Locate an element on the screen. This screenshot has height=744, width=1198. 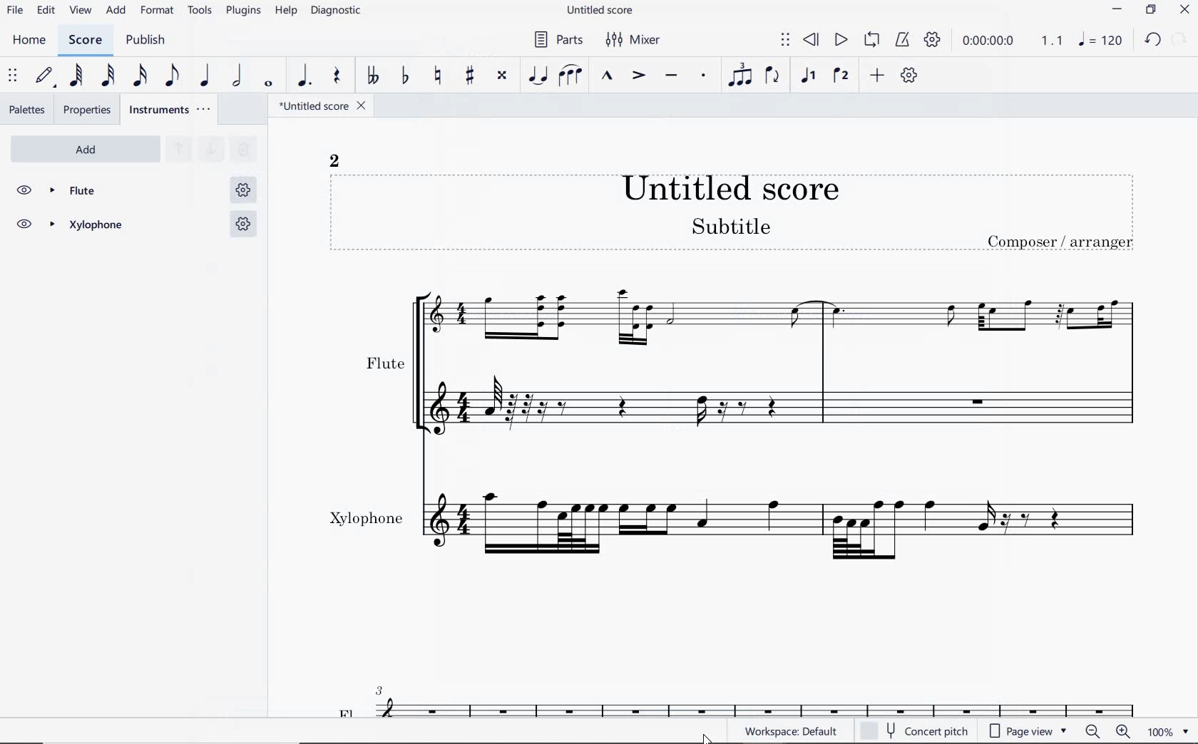
PAGE VIEW is located at coordinates (1030, 730).